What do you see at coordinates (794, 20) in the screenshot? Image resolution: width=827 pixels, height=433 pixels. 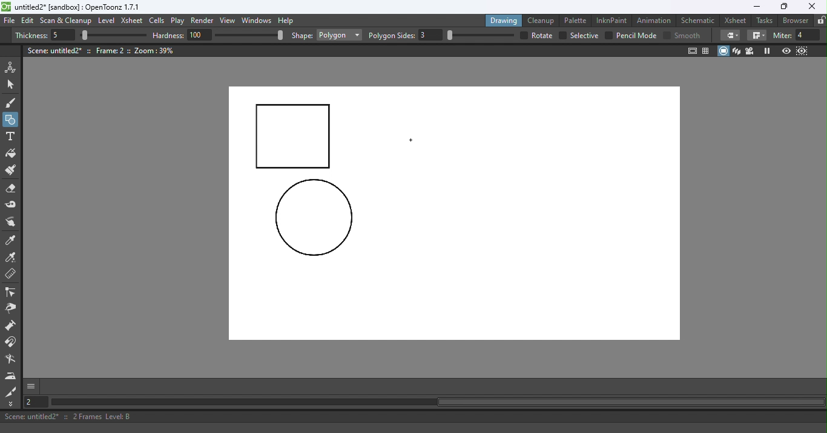 I see `Browser` at bounding box center [794, 20].